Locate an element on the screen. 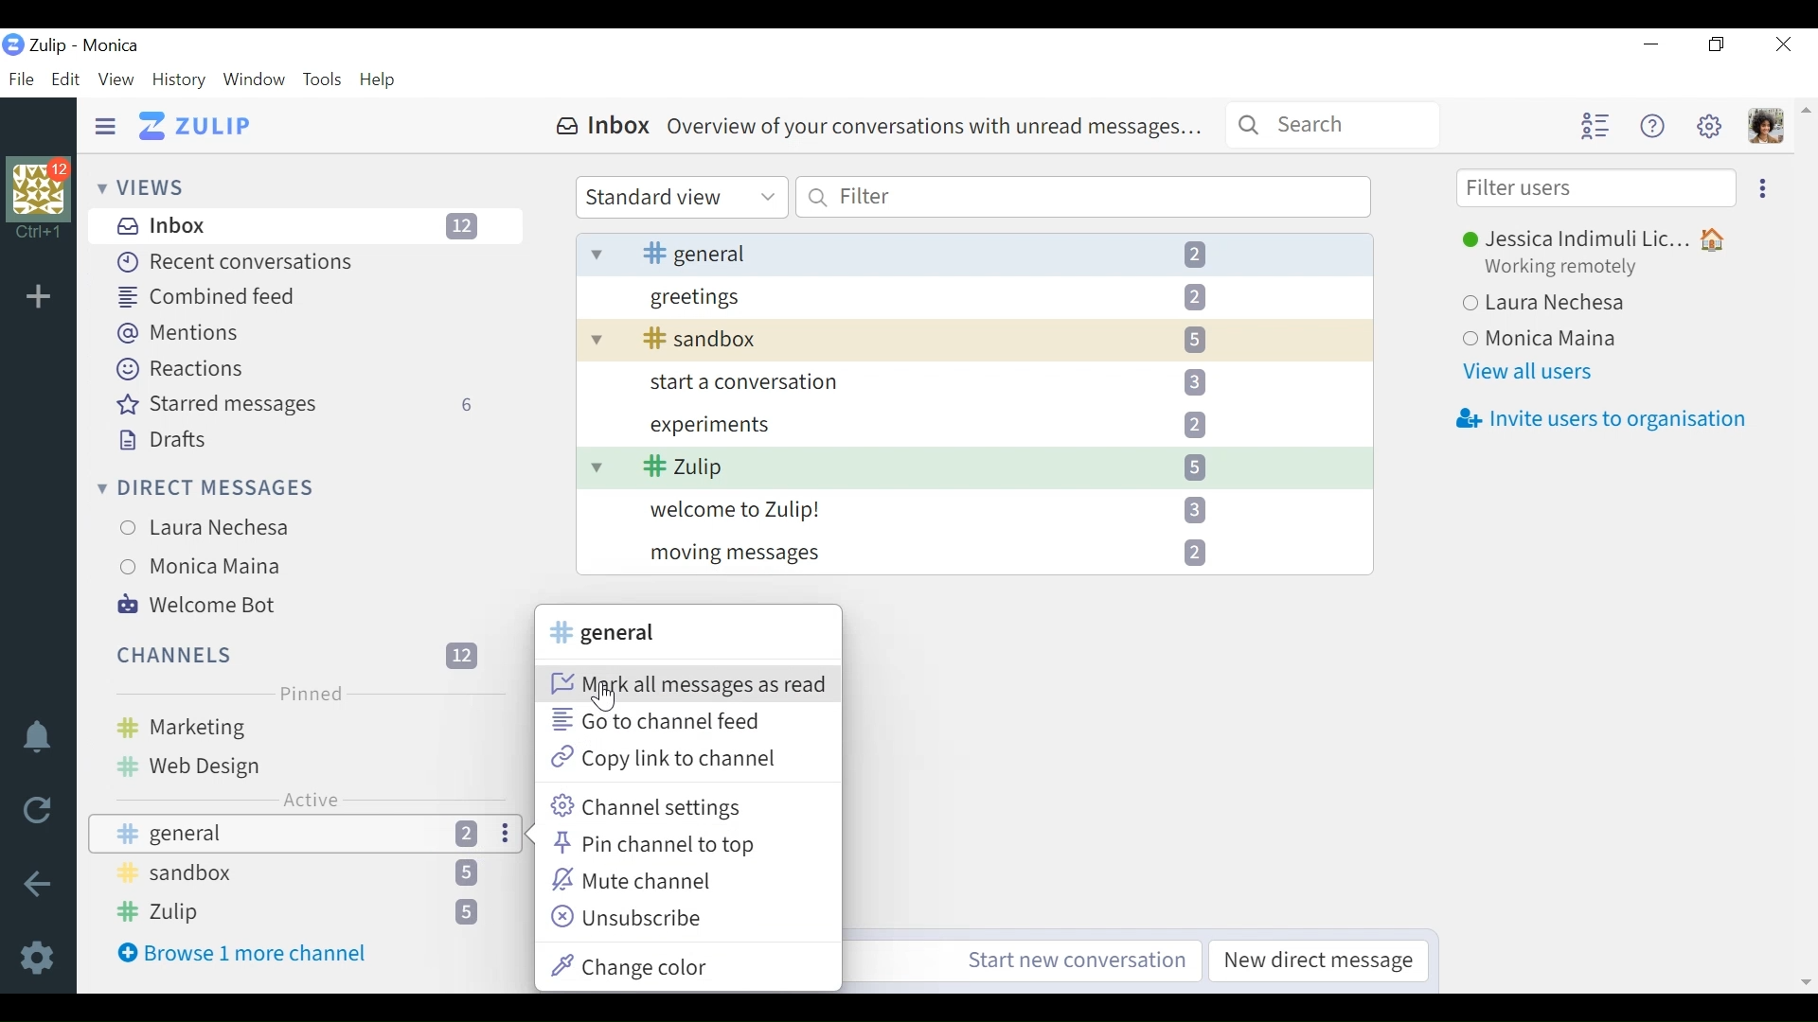  Filter users is located at coordinates (1597, 188).